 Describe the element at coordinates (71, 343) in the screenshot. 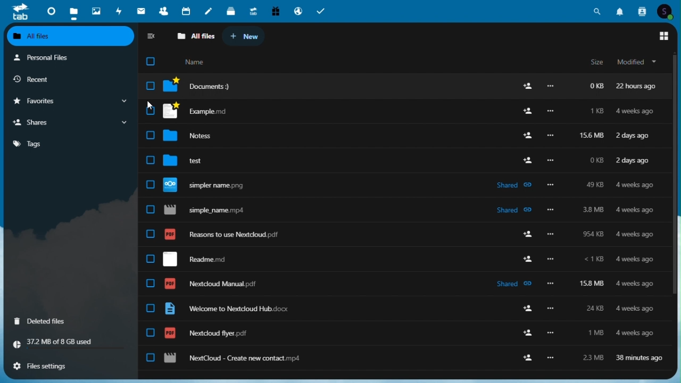

I see `storage` at that location.